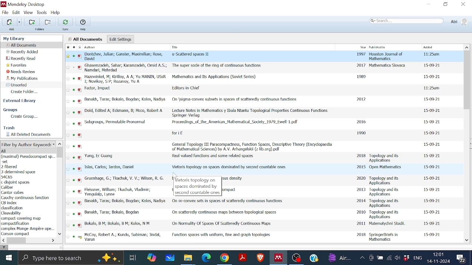  Describe the element at coordinates (431, 132) in the screenshot. I see `date` at that location.